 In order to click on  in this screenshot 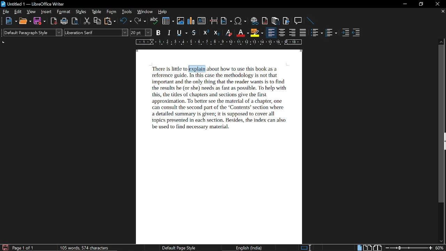, I will do `click(3, 21)`.